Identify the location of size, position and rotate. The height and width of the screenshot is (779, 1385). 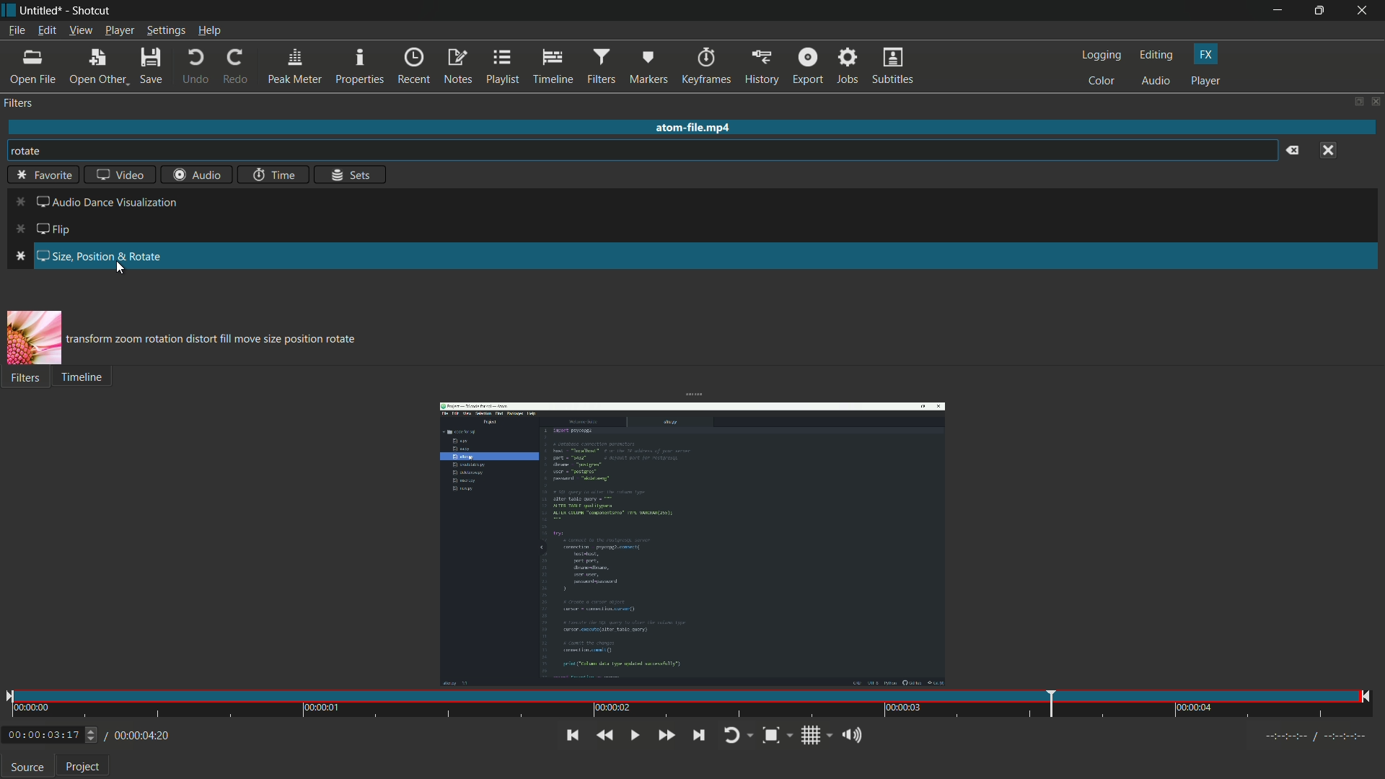
(85, 256).